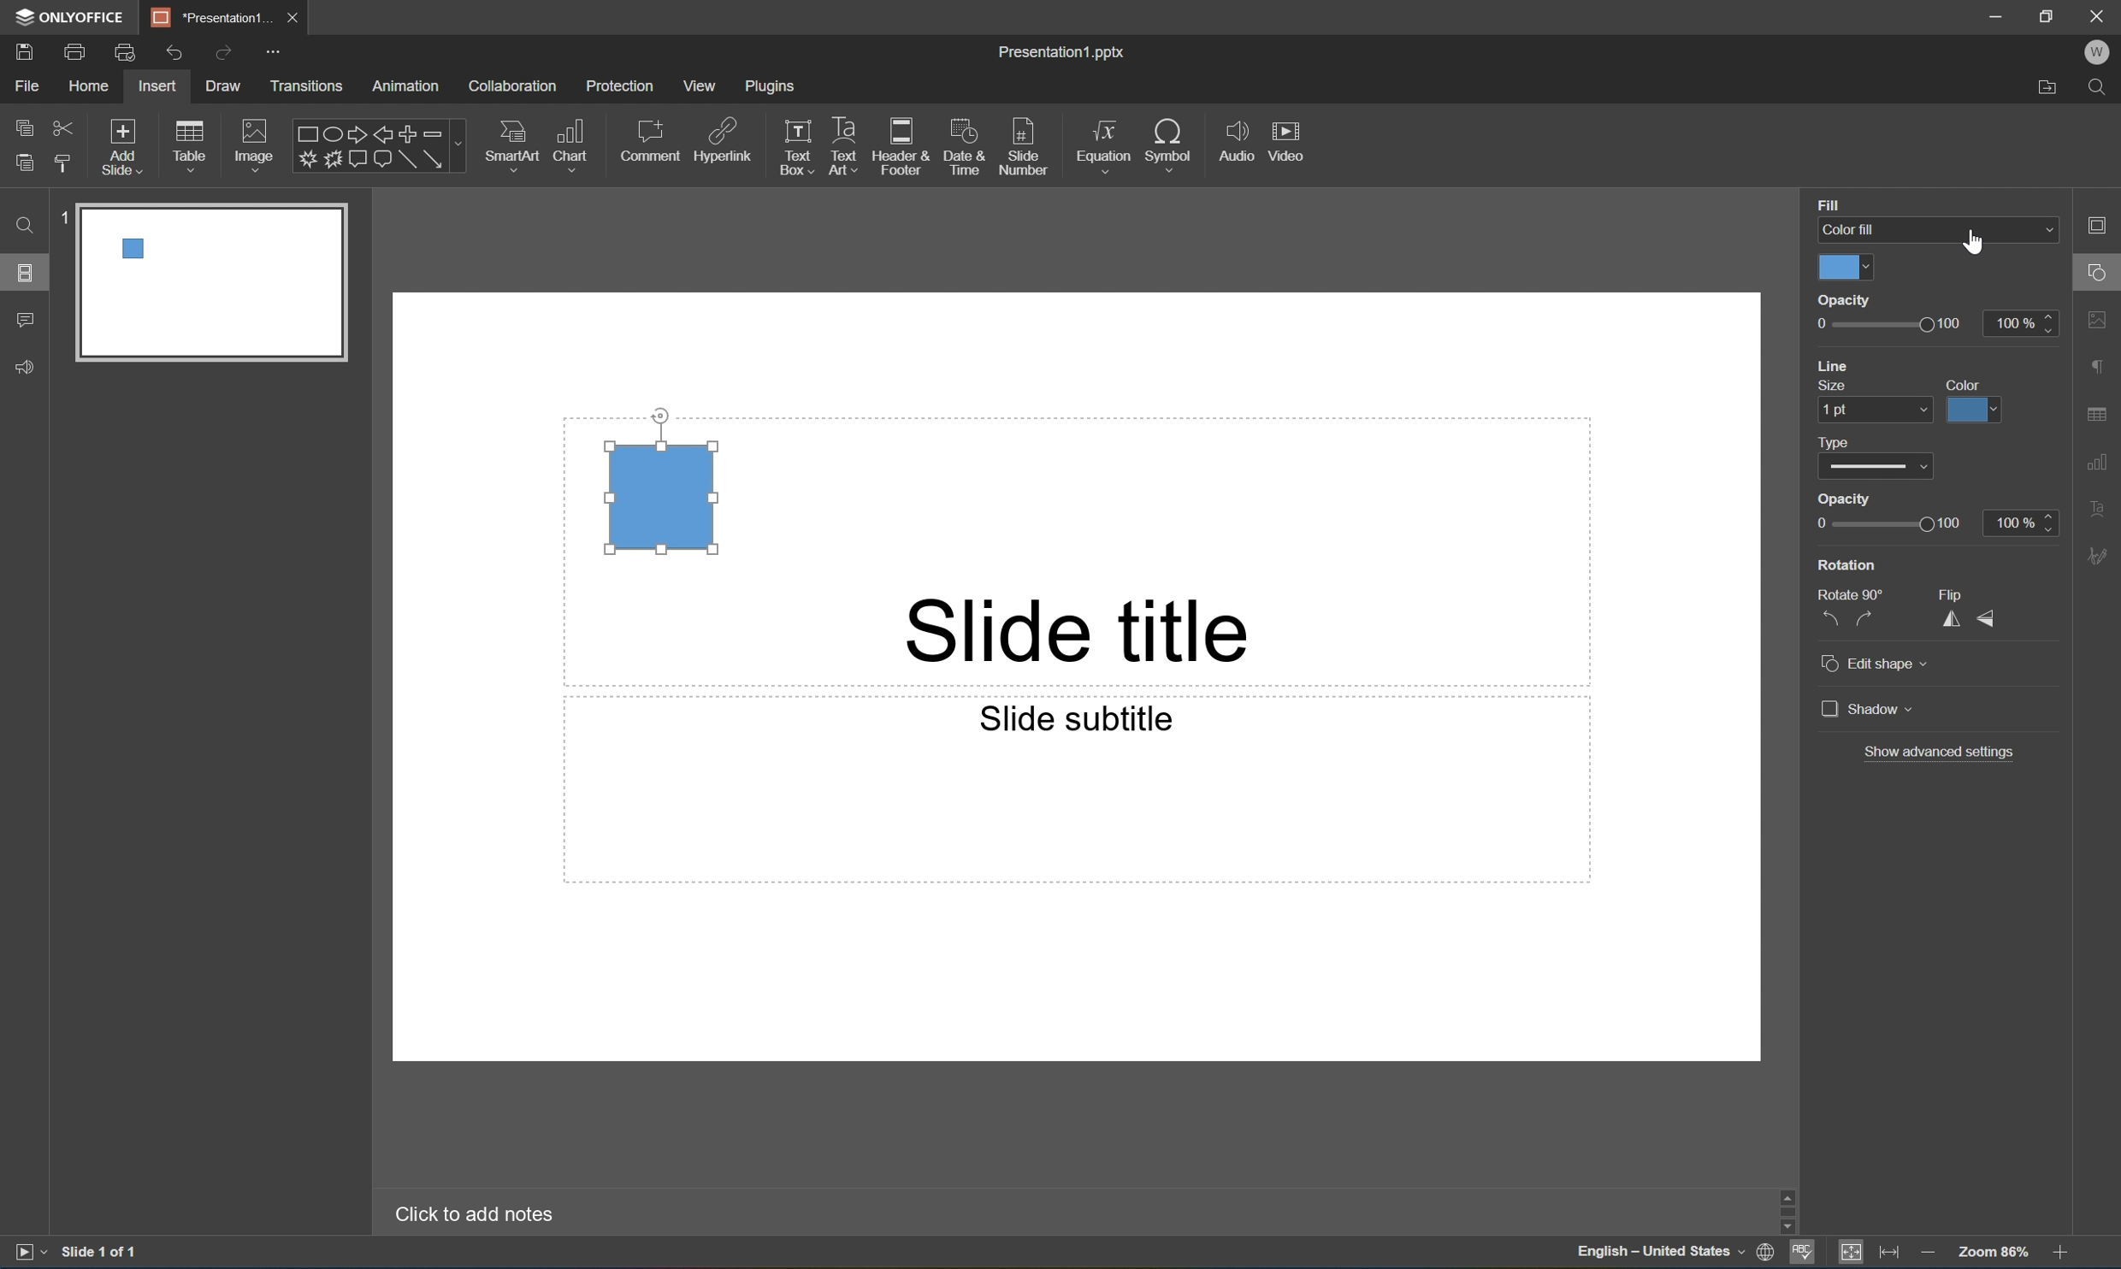  What do you see at coordinates (2022, 323) in the screenshot?
I see `100%` at bounding box center [2022, 323].